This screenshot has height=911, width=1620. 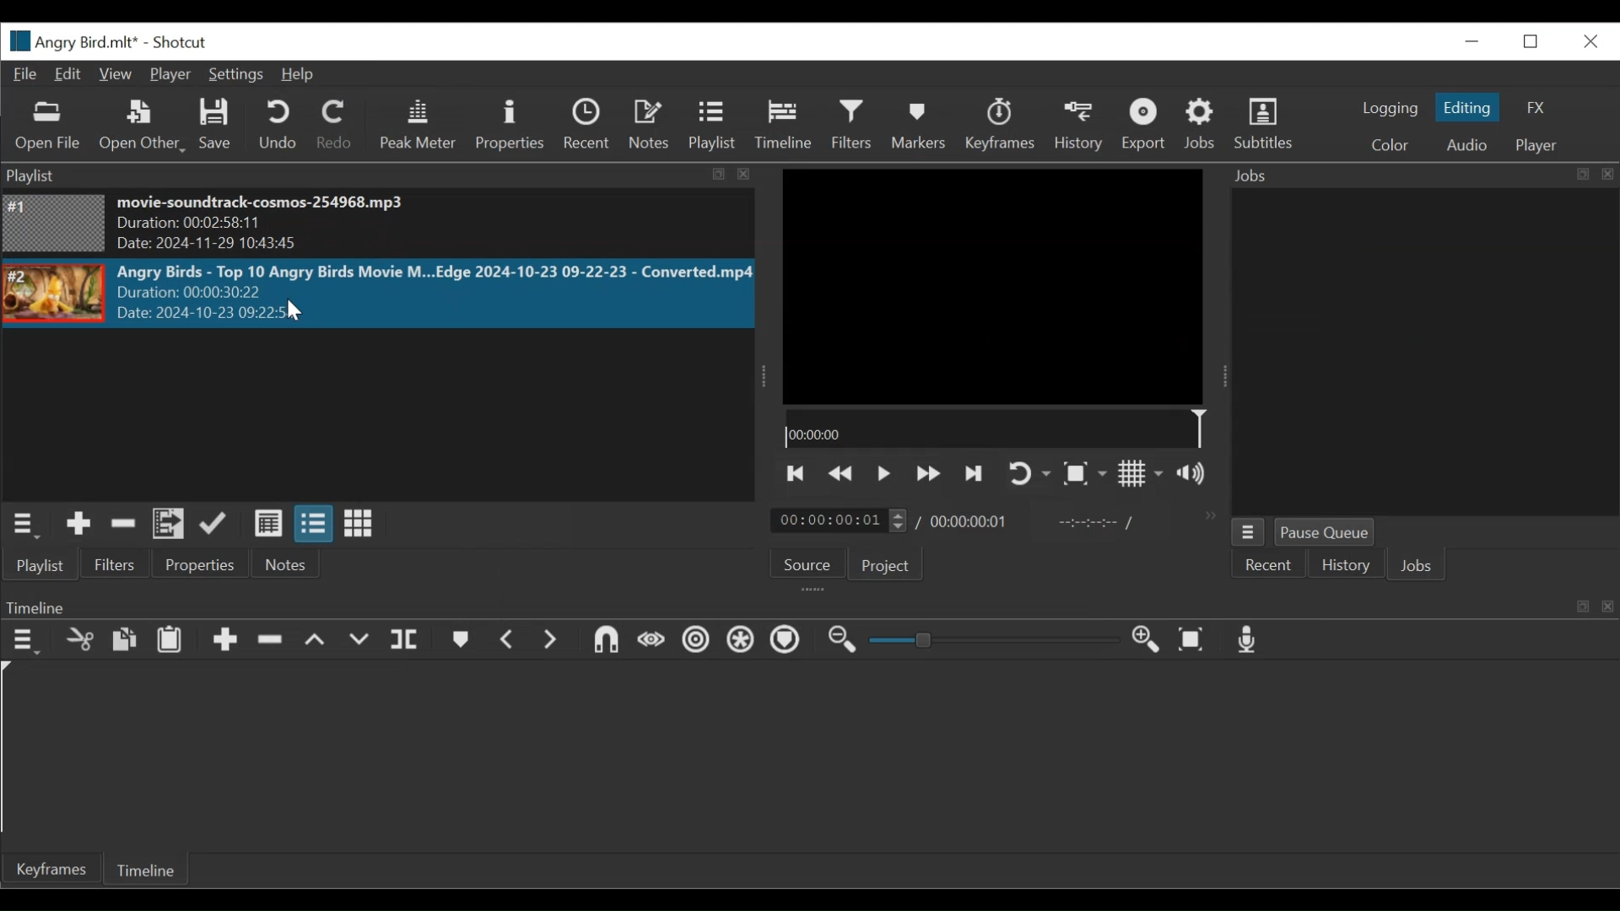 I want to click on Edit, so click(x=67, y=73).